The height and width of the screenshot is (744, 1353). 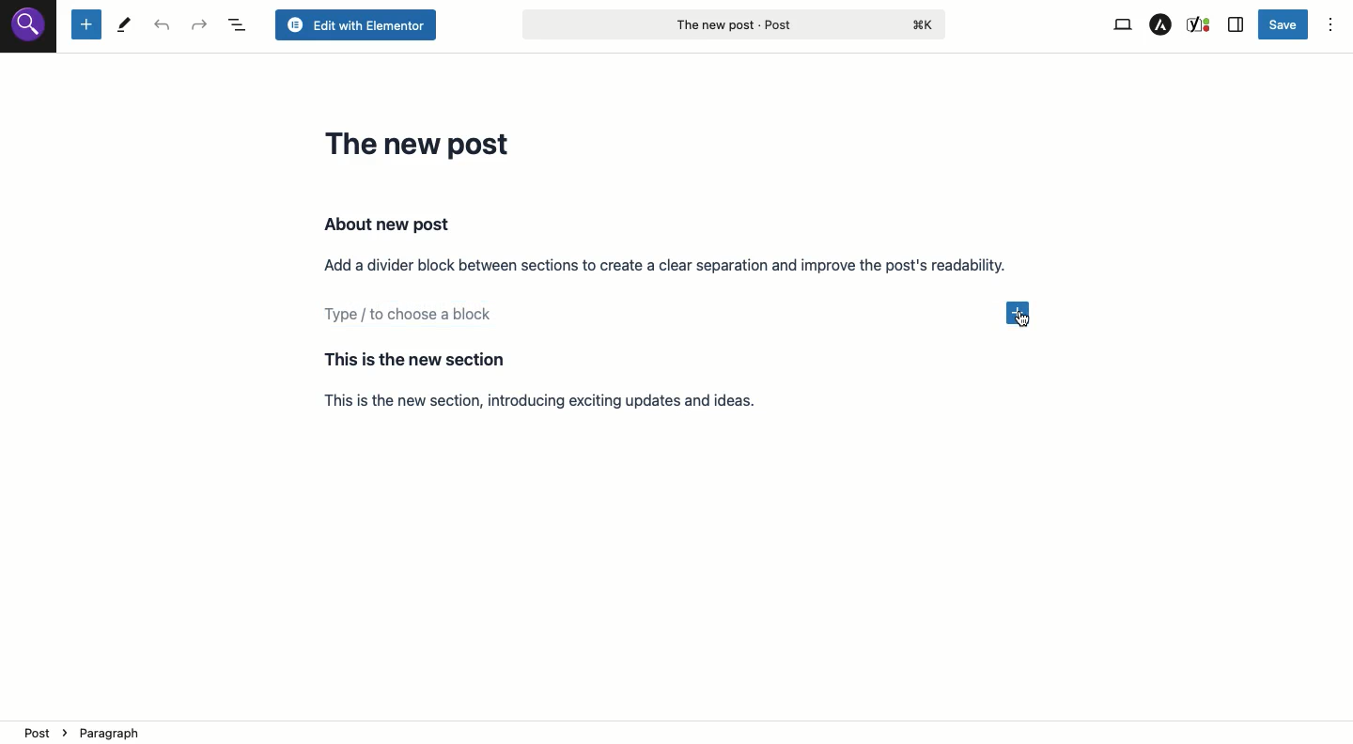 What do you see at coordinates (1023, 320) in the screenshot?
I see `cursor` at bounding box center [1023, 320].